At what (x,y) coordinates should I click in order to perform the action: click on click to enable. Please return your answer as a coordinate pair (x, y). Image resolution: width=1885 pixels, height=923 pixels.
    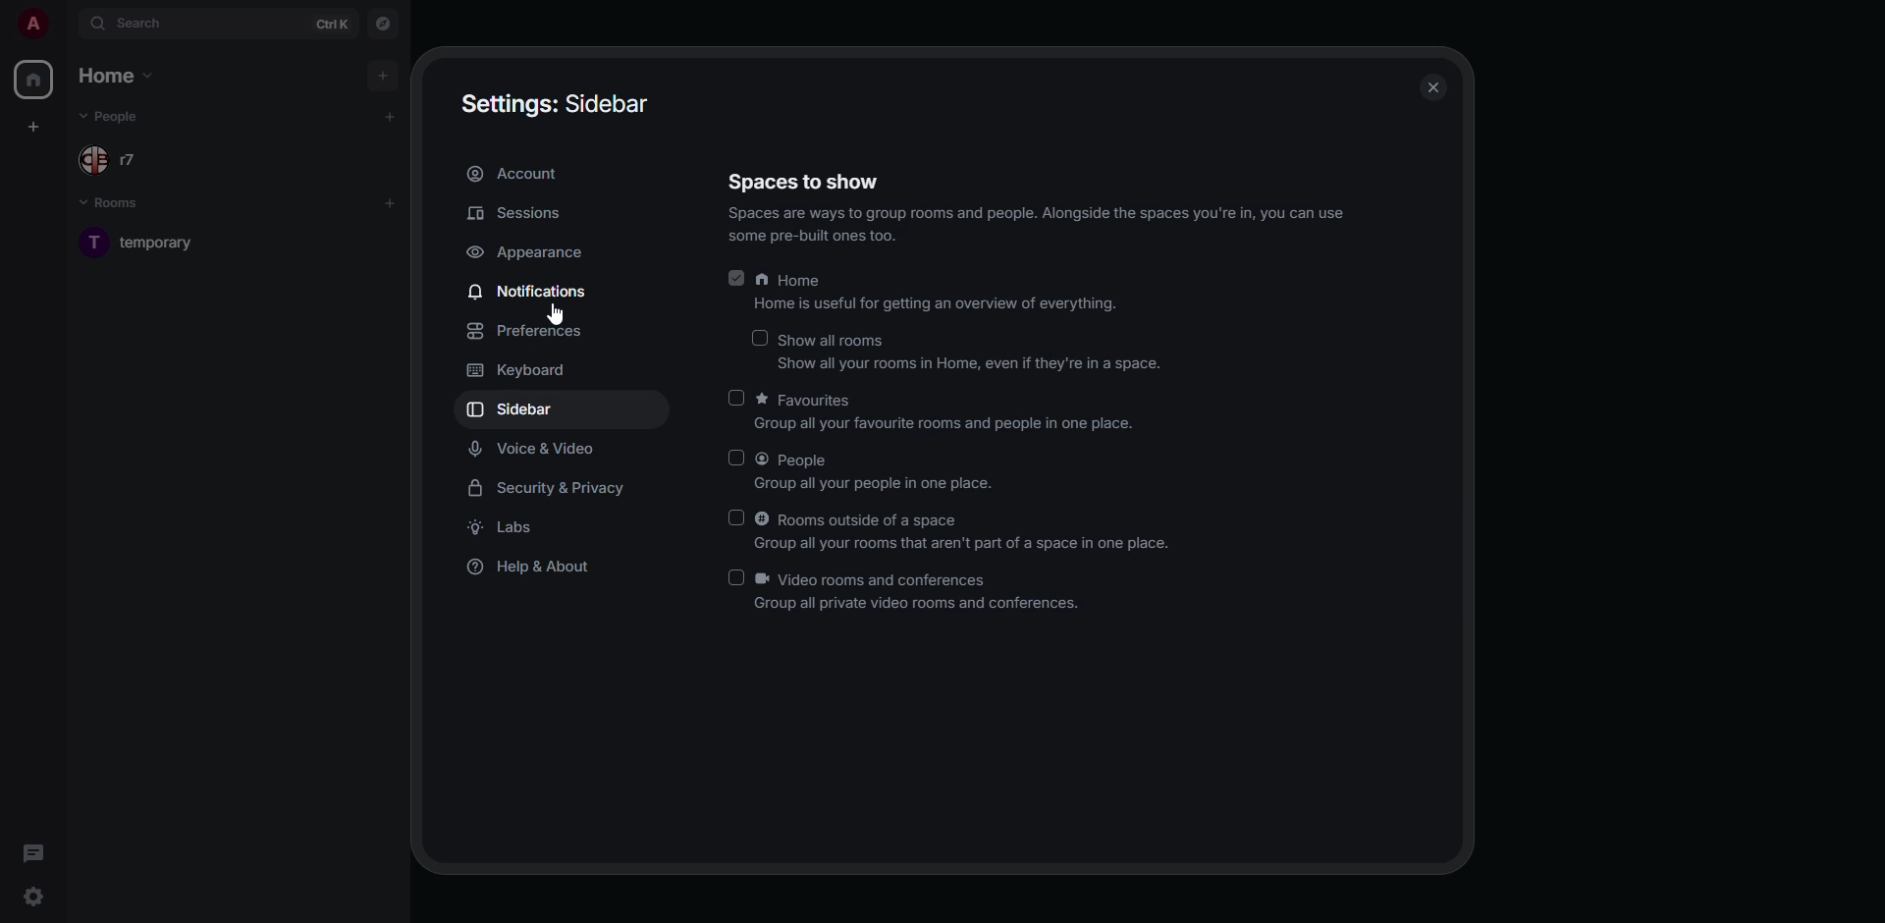
    Looking at the image, I should click on (734, 516).